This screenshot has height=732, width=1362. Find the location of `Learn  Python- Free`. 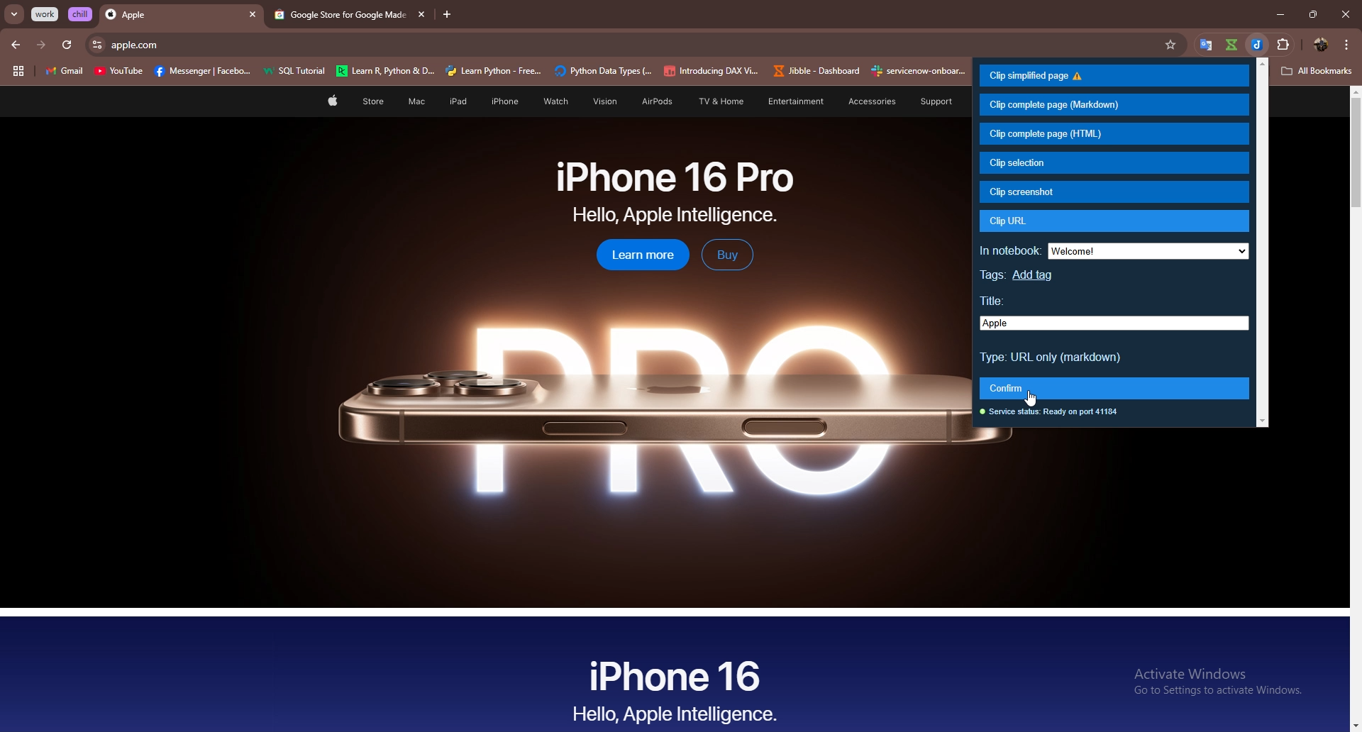

Learn  Python- Free is located at coordinates (494, 71).